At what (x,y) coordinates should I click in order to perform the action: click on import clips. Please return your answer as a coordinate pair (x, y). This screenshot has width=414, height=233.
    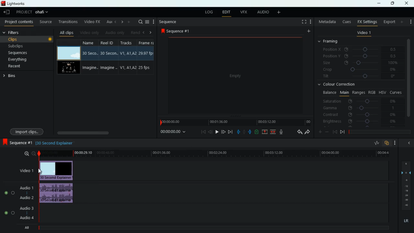
    Looking at the image, I should click on (28, 131).